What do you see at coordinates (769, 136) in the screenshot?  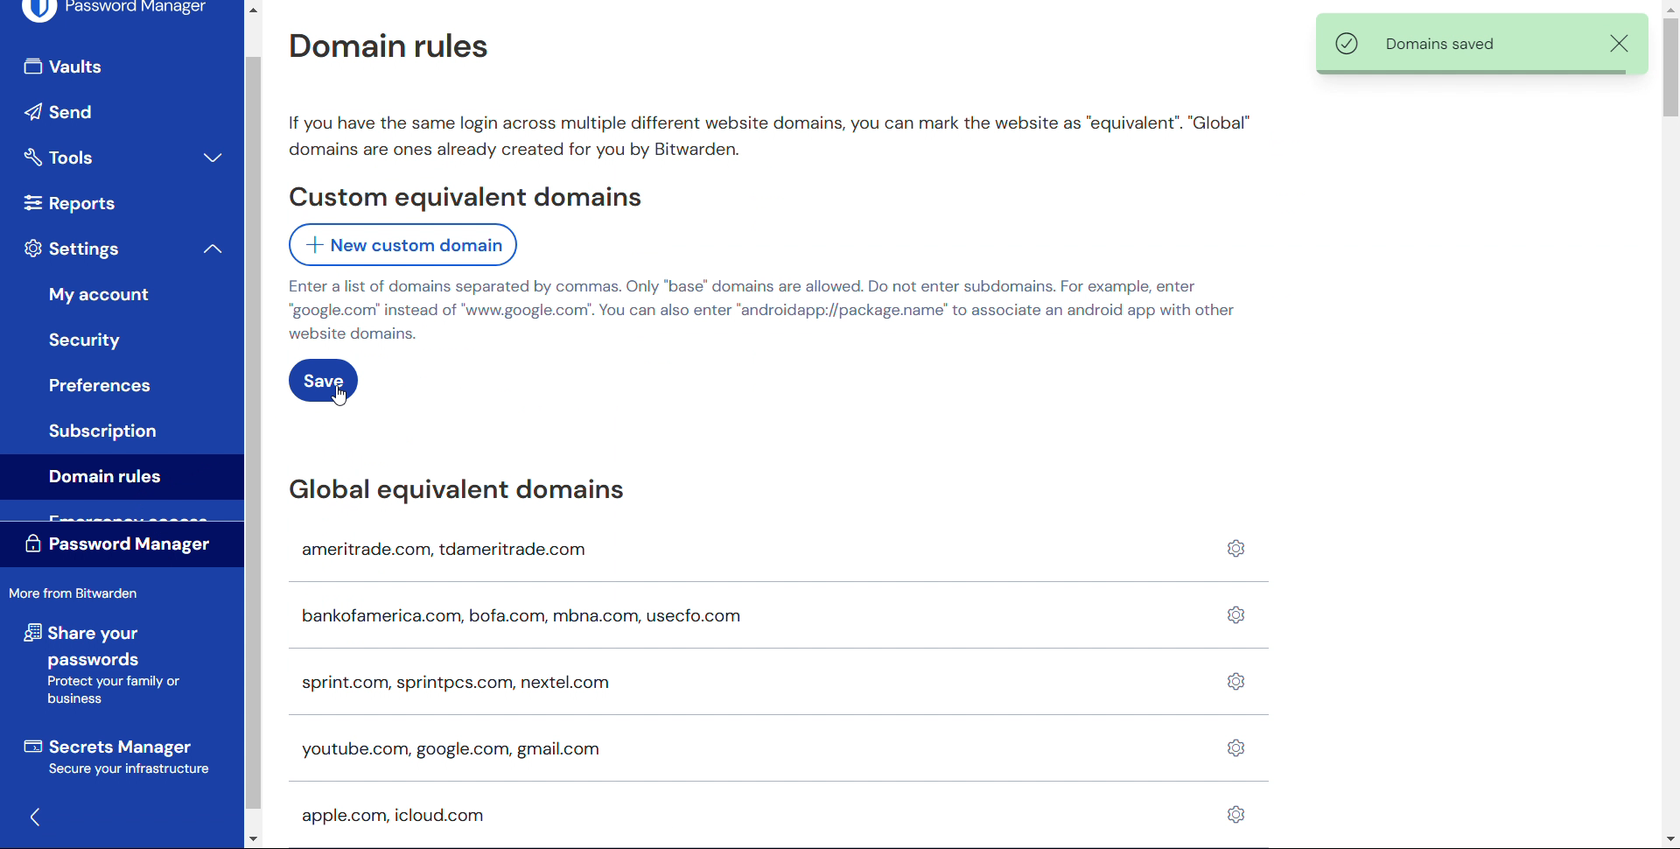 I see `If you have the same login across multiple different website domains, you can mark the website as “equivalent”. "Global"
domains are ones already created for you by Bitwarden.` at bounding box center [769, 136].